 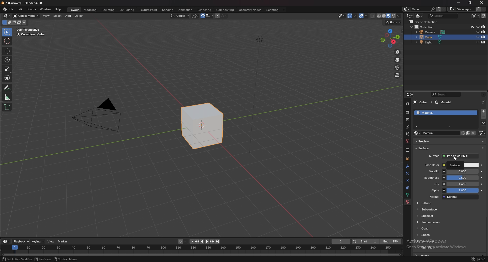 What do you see at coordinates (373, 16) in the screenshot?
I see `toggle xray` at bounding box center [373, 16].